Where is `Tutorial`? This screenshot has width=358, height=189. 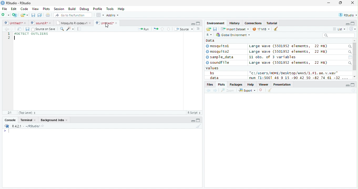
Tutorial is located at coordinates (272, 23).